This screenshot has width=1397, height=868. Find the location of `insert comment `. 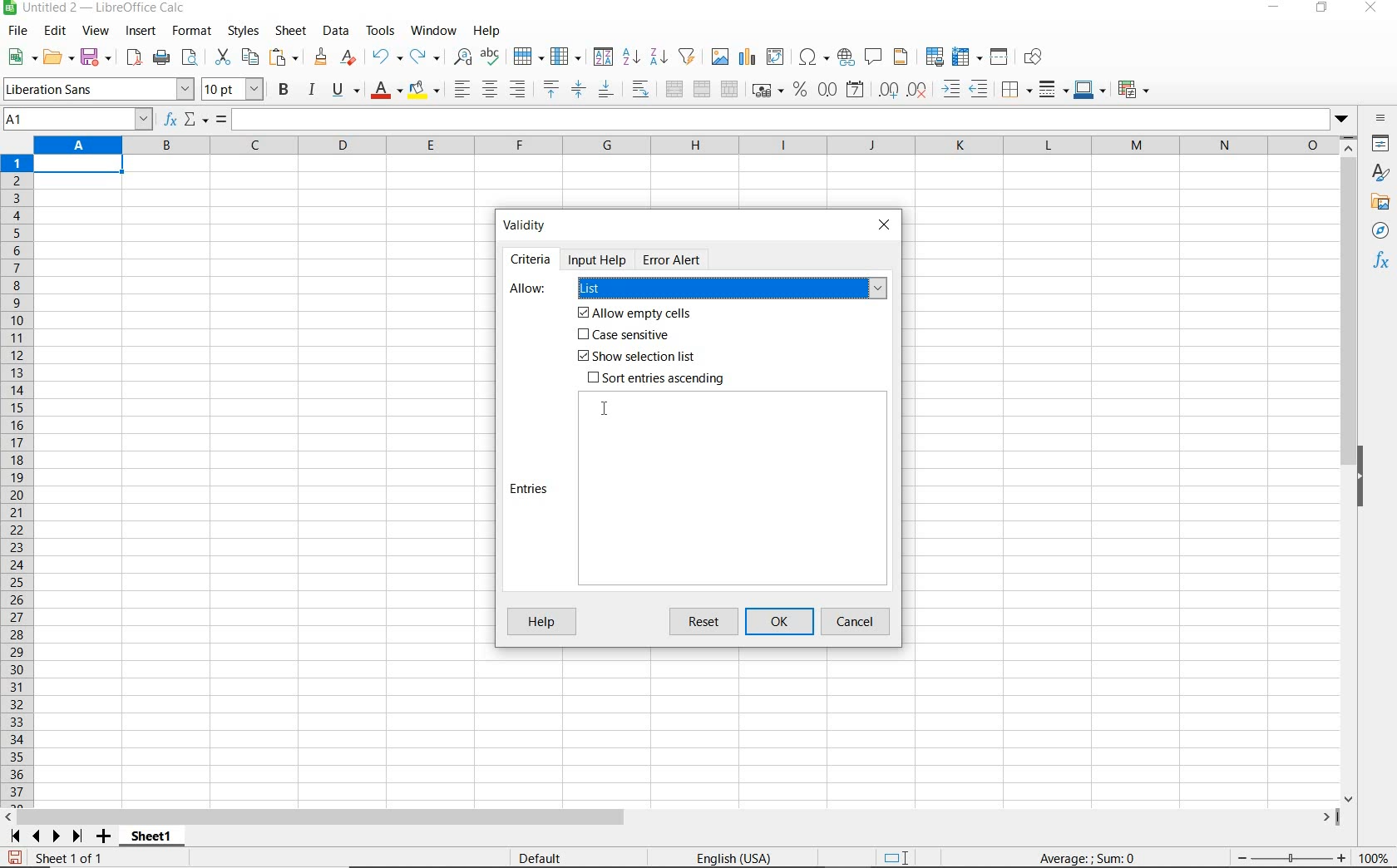

insert comment  is located at coordinates (874, 57).